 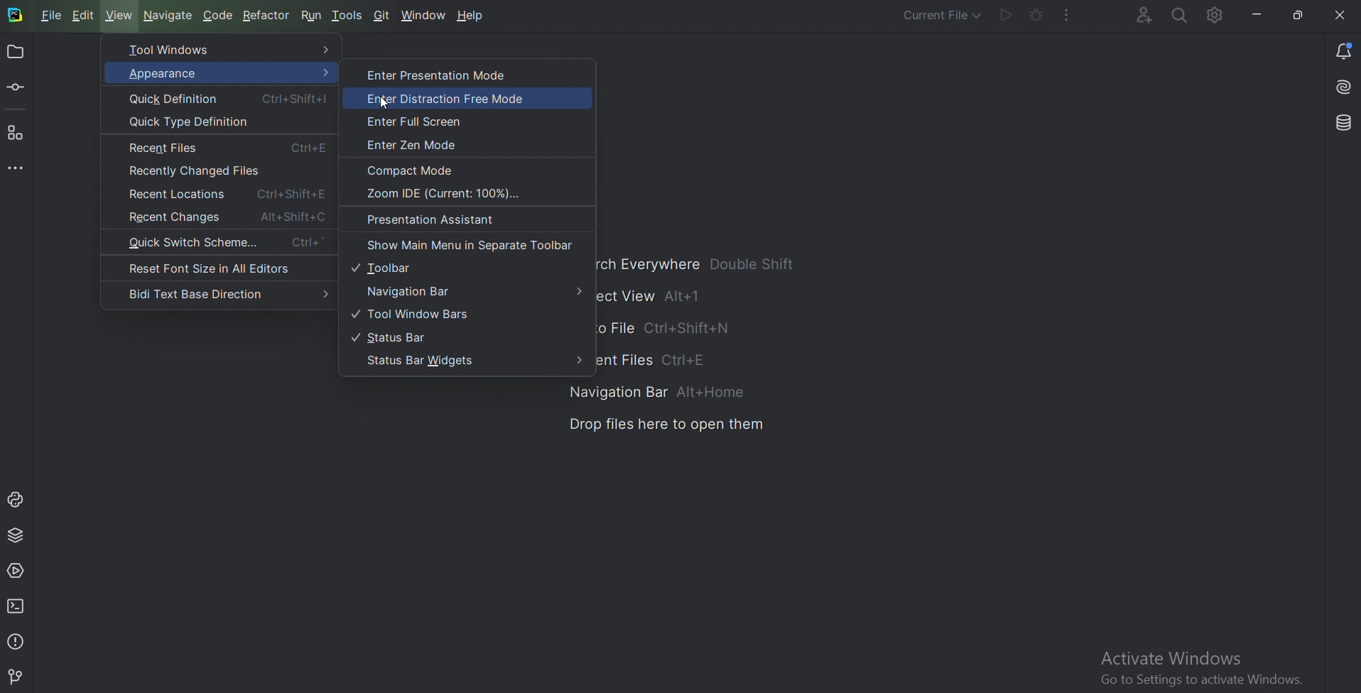 What do you see at coordinates (199, 171) in the screenshot?
I see `Recently changed files` at bounding box center [199, 171].